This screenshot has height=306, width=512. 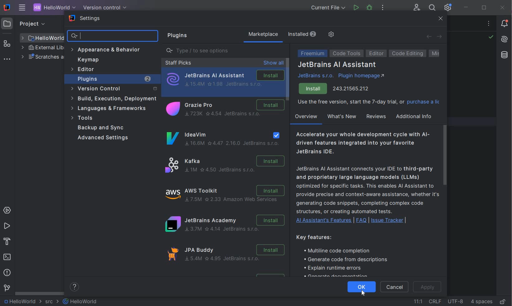 What do you see at coordinates (481, 301) in the screenshot?
I see `INDENT` at bounding box center [481, 301].